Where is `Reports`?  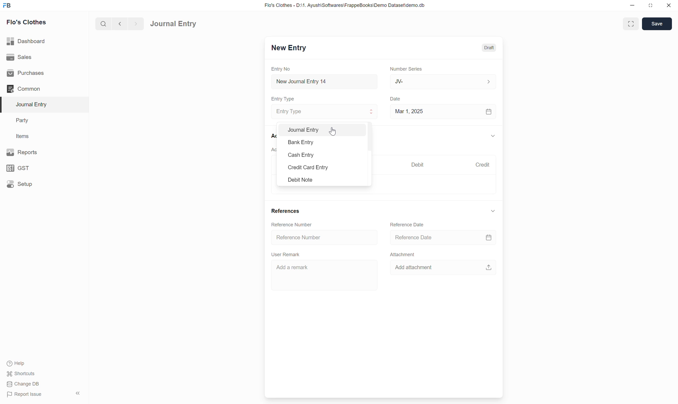
Reports is located at coordinates (24, 152).